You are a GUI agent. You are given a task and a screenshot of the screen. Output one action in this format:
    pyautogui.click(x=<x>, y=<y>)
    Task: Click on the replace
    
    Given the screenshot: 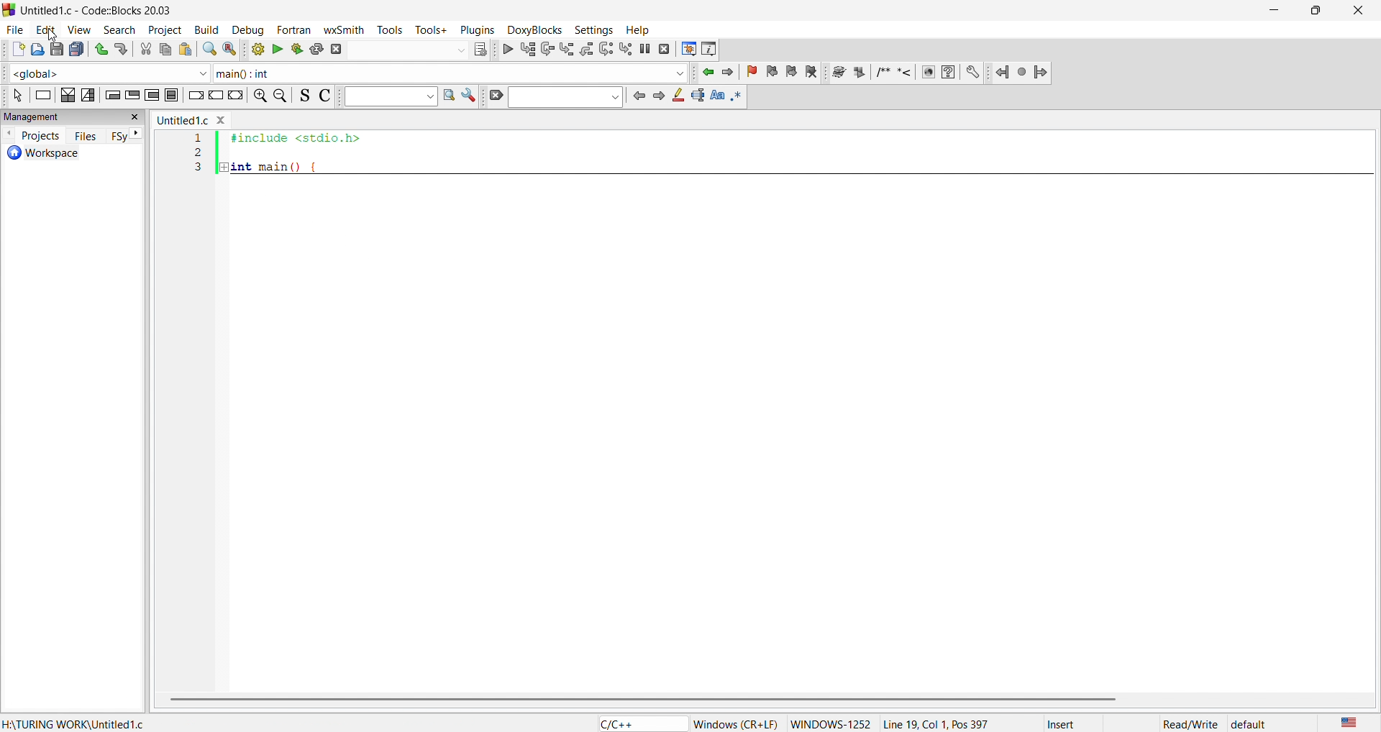 What is the action you would take?
    pyautogui.click(x=229, y=49)
    